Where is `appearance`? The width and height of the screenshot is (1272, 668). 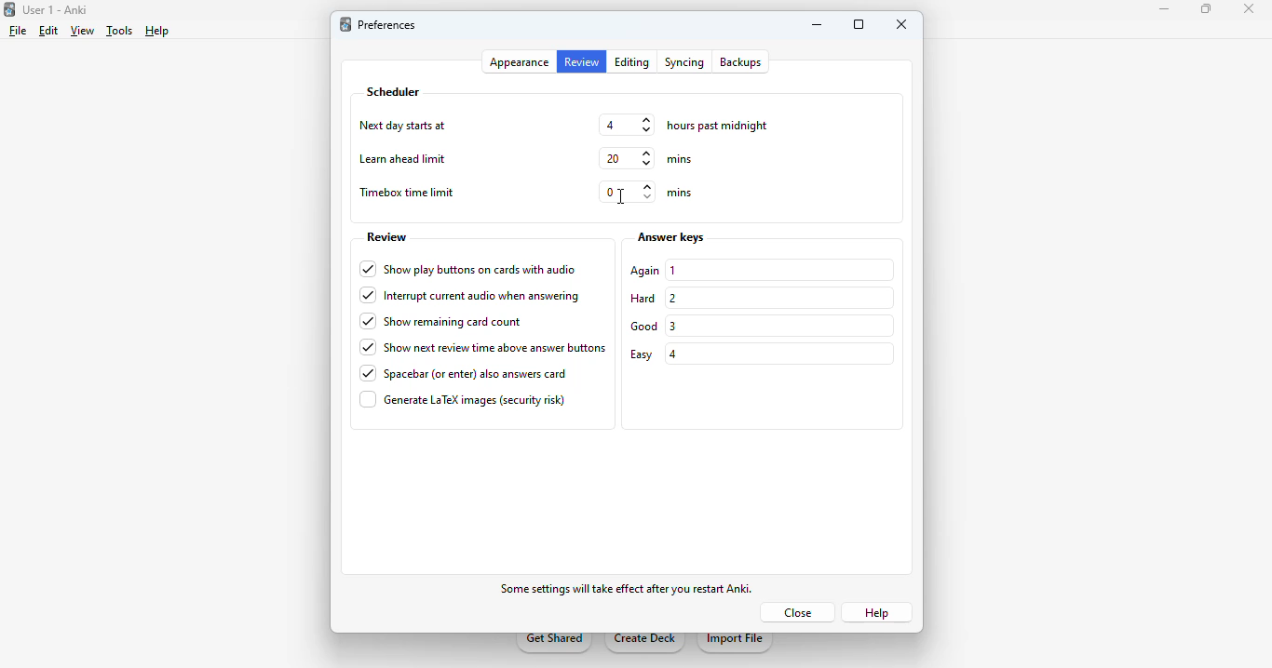 appearance is located at coordinates (520, 62).